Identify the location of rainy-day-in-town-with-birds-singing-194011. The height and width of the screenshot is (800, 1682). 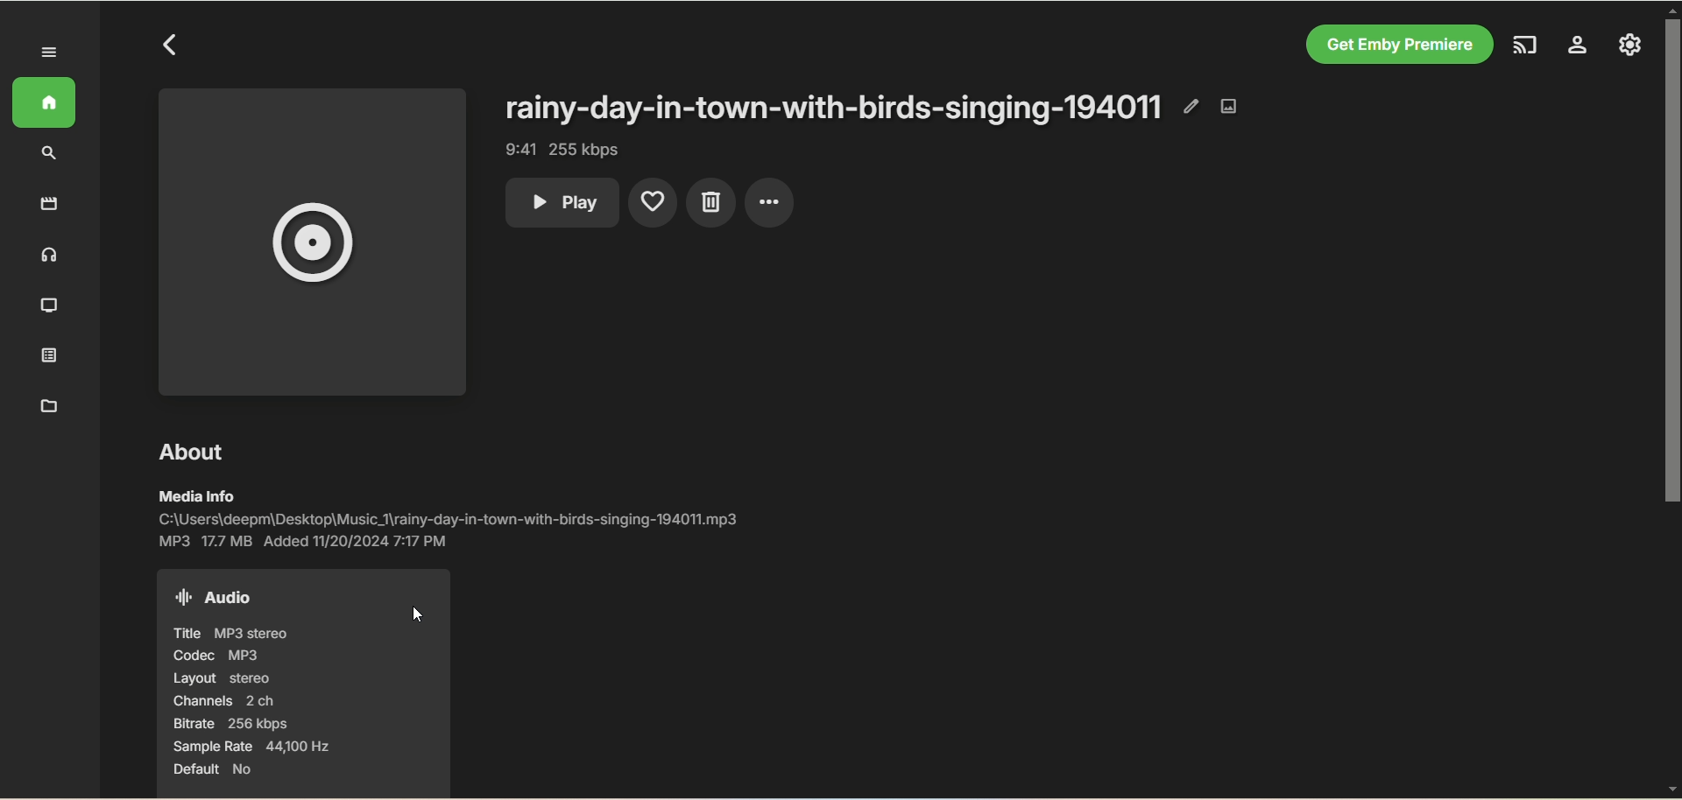
(833, 109).